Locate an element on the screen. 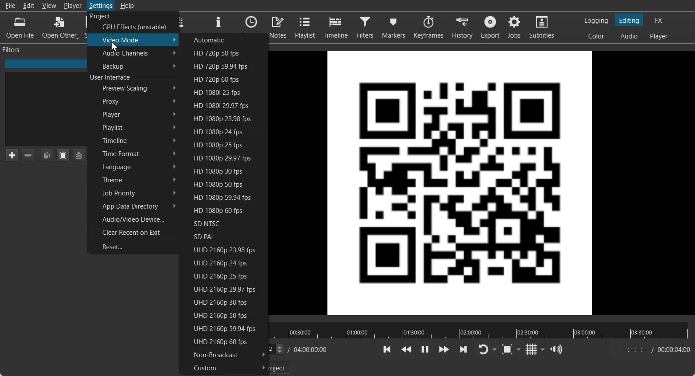  HD 1080p 23.98 fps is located at coordinates (222, 118).